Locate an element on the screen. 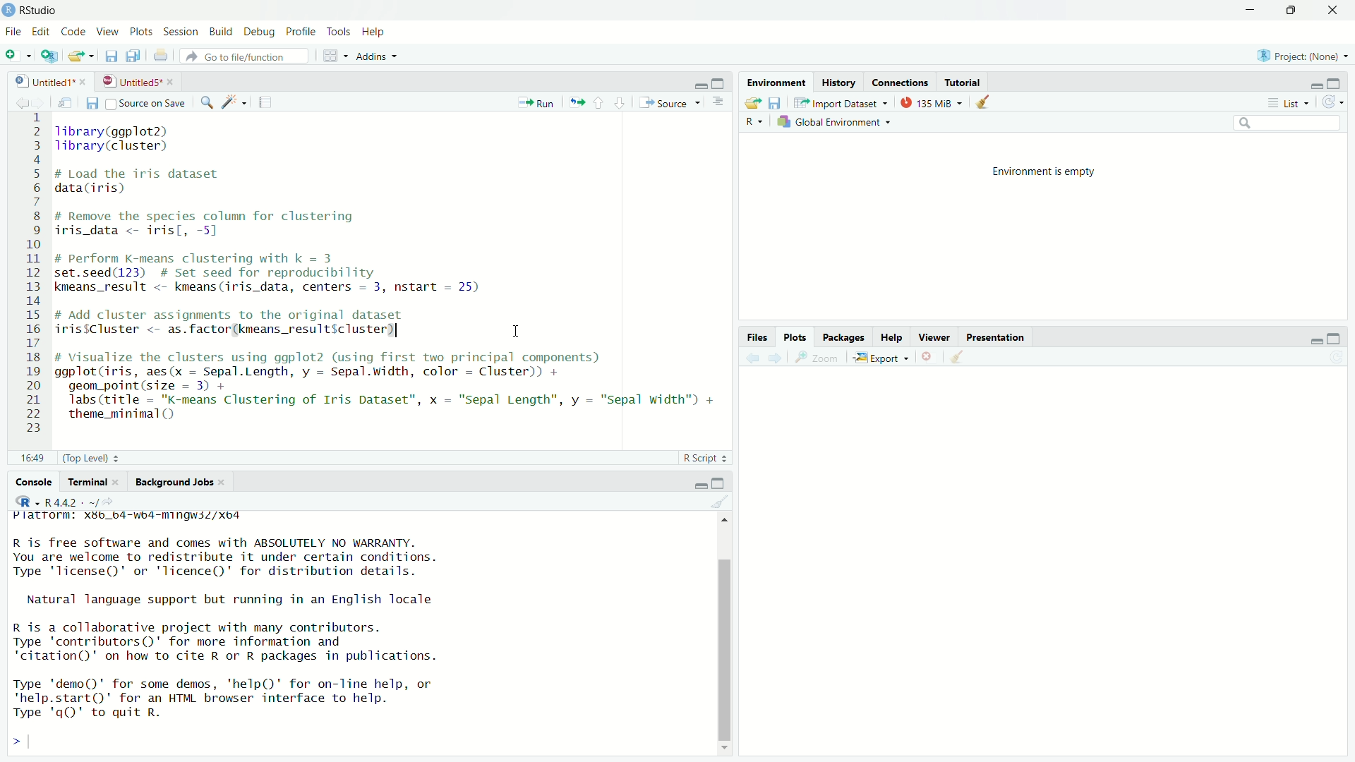  import dataset is located at coordinates (840, 102).